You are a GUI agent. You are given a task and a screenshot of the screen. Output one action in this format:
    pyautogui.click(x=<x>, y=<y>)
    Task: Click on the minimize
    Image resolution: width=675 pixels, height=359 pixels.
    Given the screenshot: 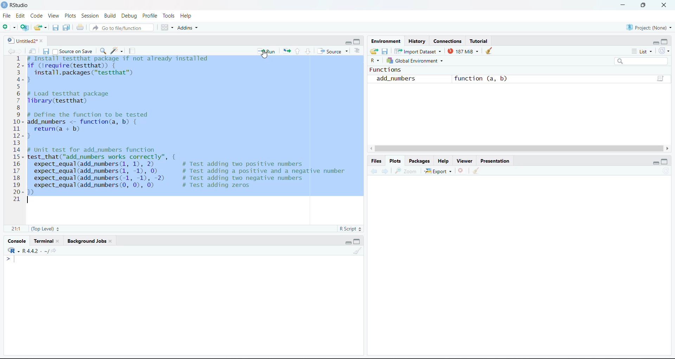 What is the action you would take?
    pyautogui.click(x=348, y=242)
    